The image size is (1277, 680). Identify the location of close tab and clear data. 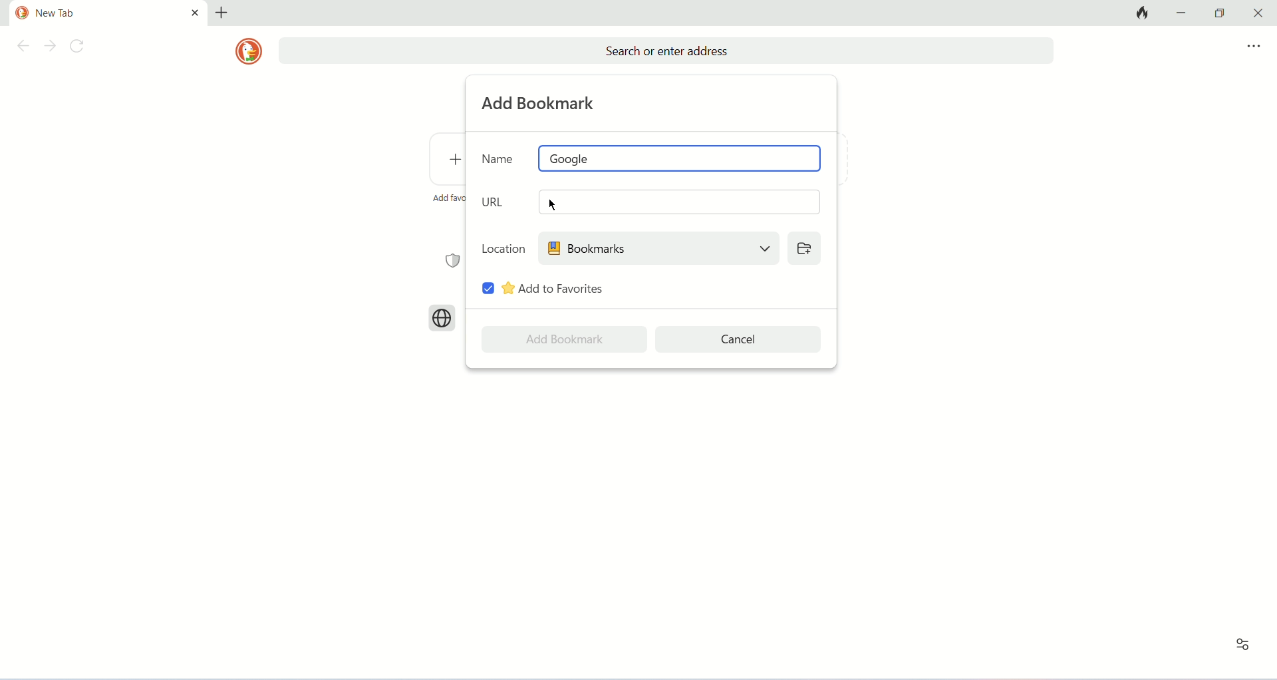
(1141, 13).